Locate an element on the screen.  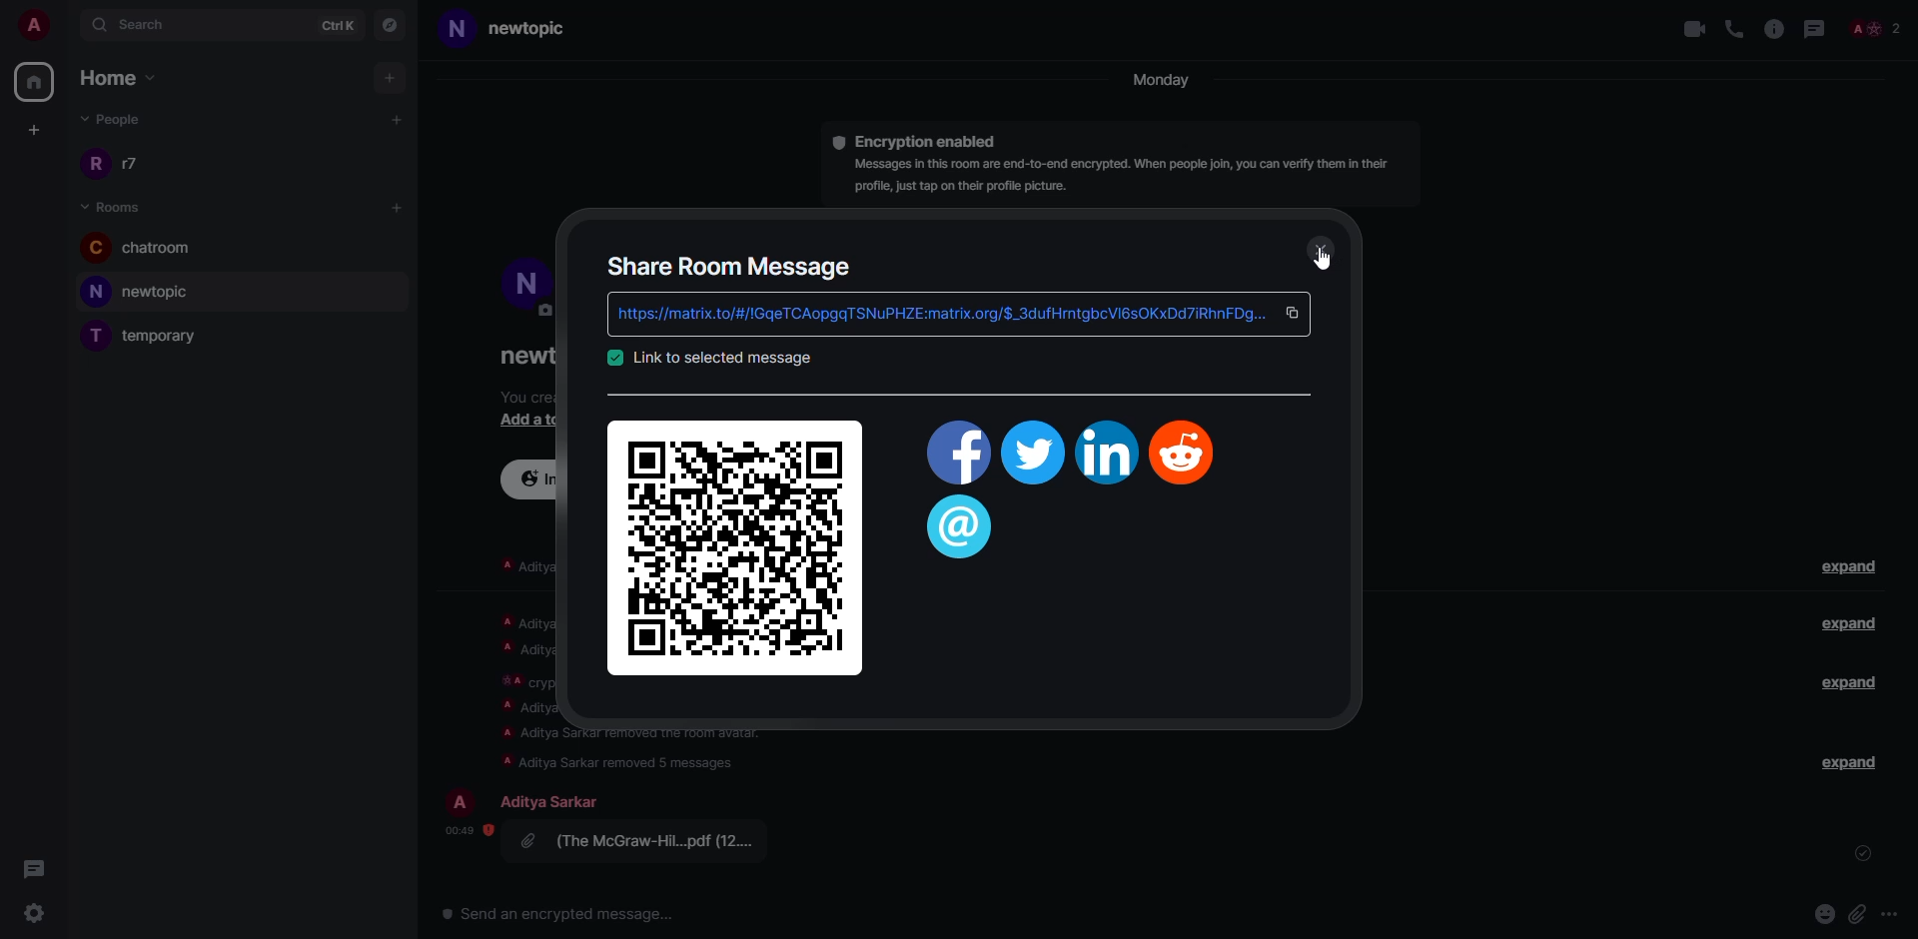
cursor is located at coordinates (1325, 257).